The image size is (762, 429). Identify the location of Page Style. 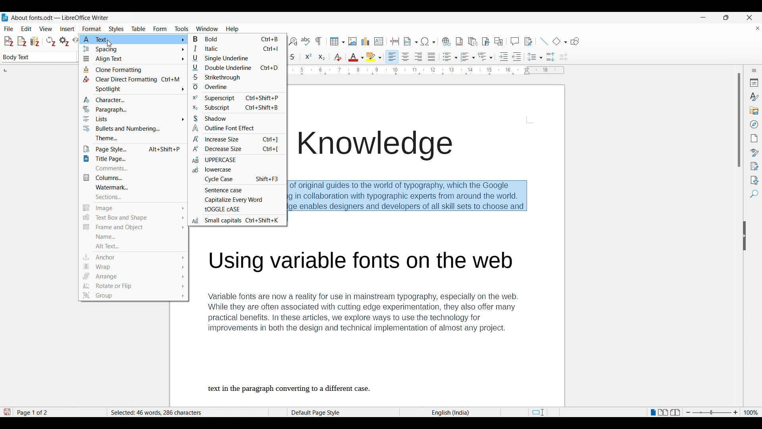
(132, 149).